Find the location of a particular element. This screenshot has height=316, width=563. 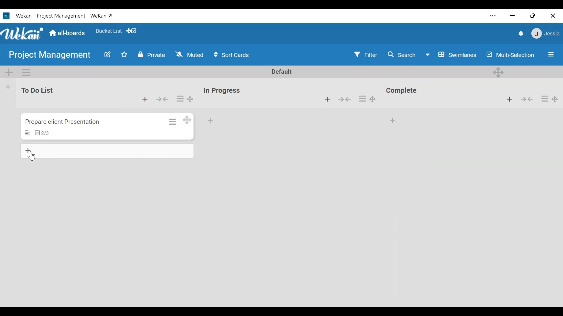

Collapse is located at coordinates (346, 100).